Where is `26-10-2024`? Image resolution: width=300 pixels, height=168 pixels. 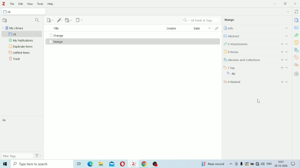 26-10-2024 is located at coordinates (282, 166).